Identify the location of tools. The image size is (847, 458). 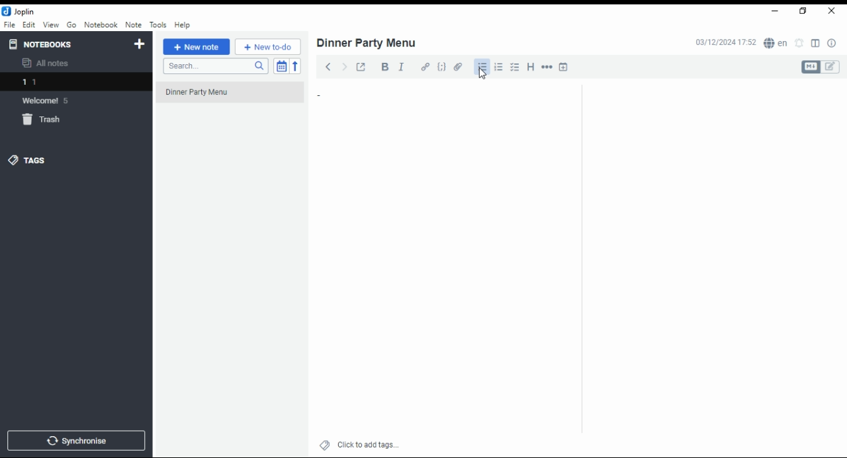
(157, 24).